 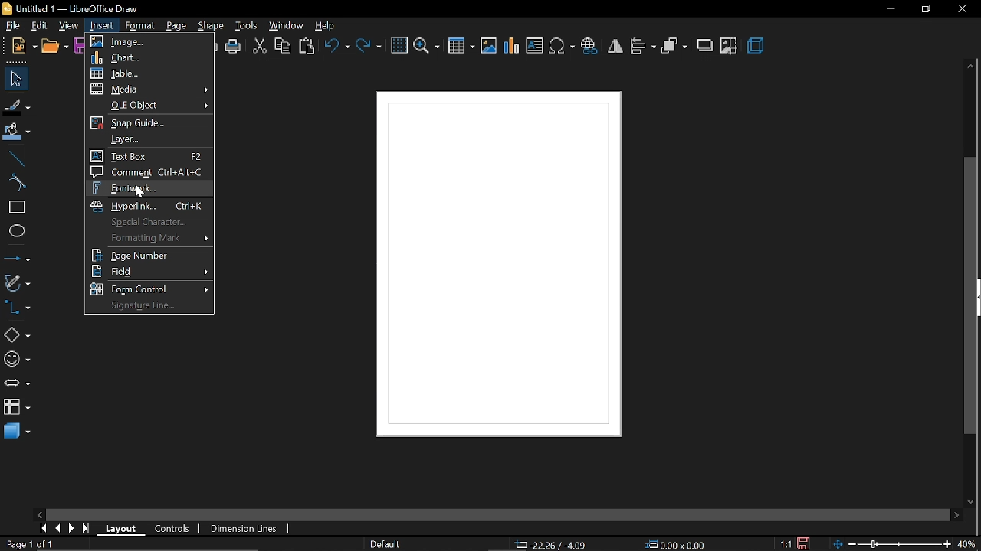 I want to click on undo, so click(x=336, y=47).